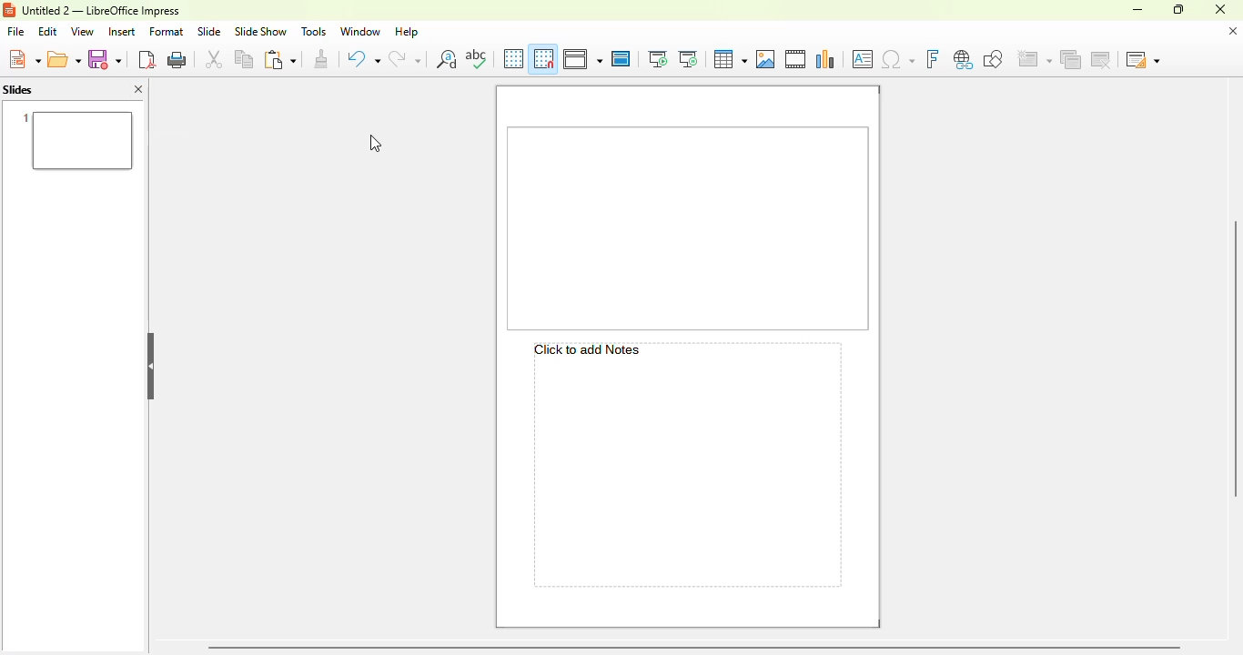  I want to click on cut, so click(215, 58).